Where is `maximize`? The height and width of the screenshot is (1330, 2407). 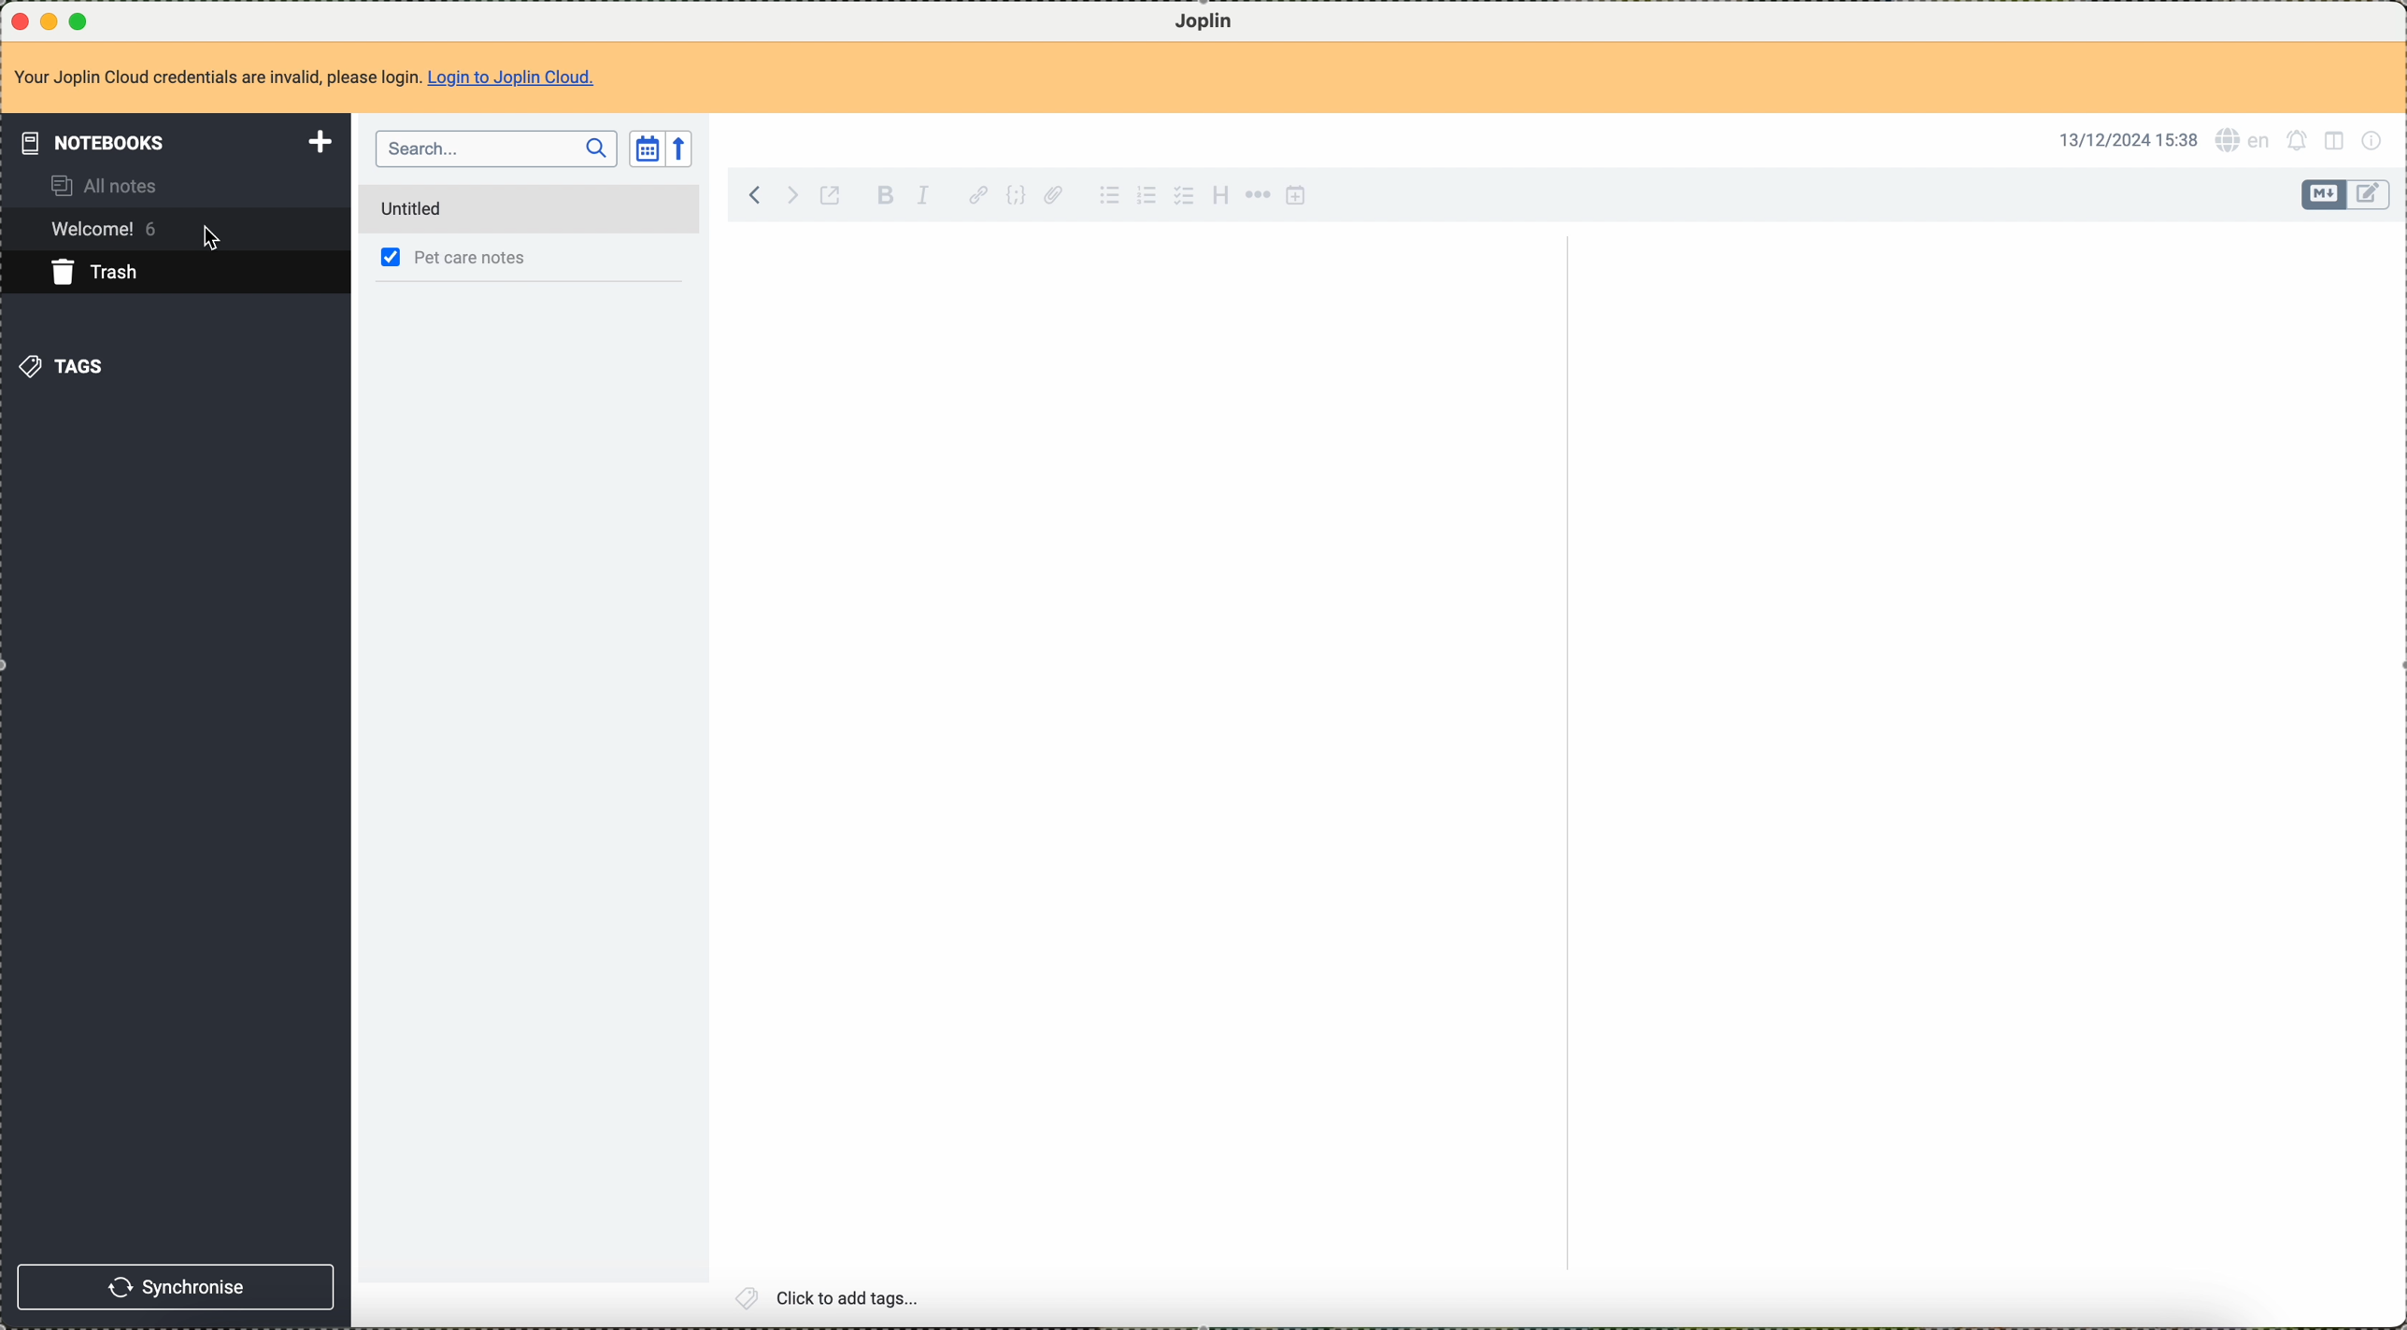 maximize is located at coordinates (79, 18).